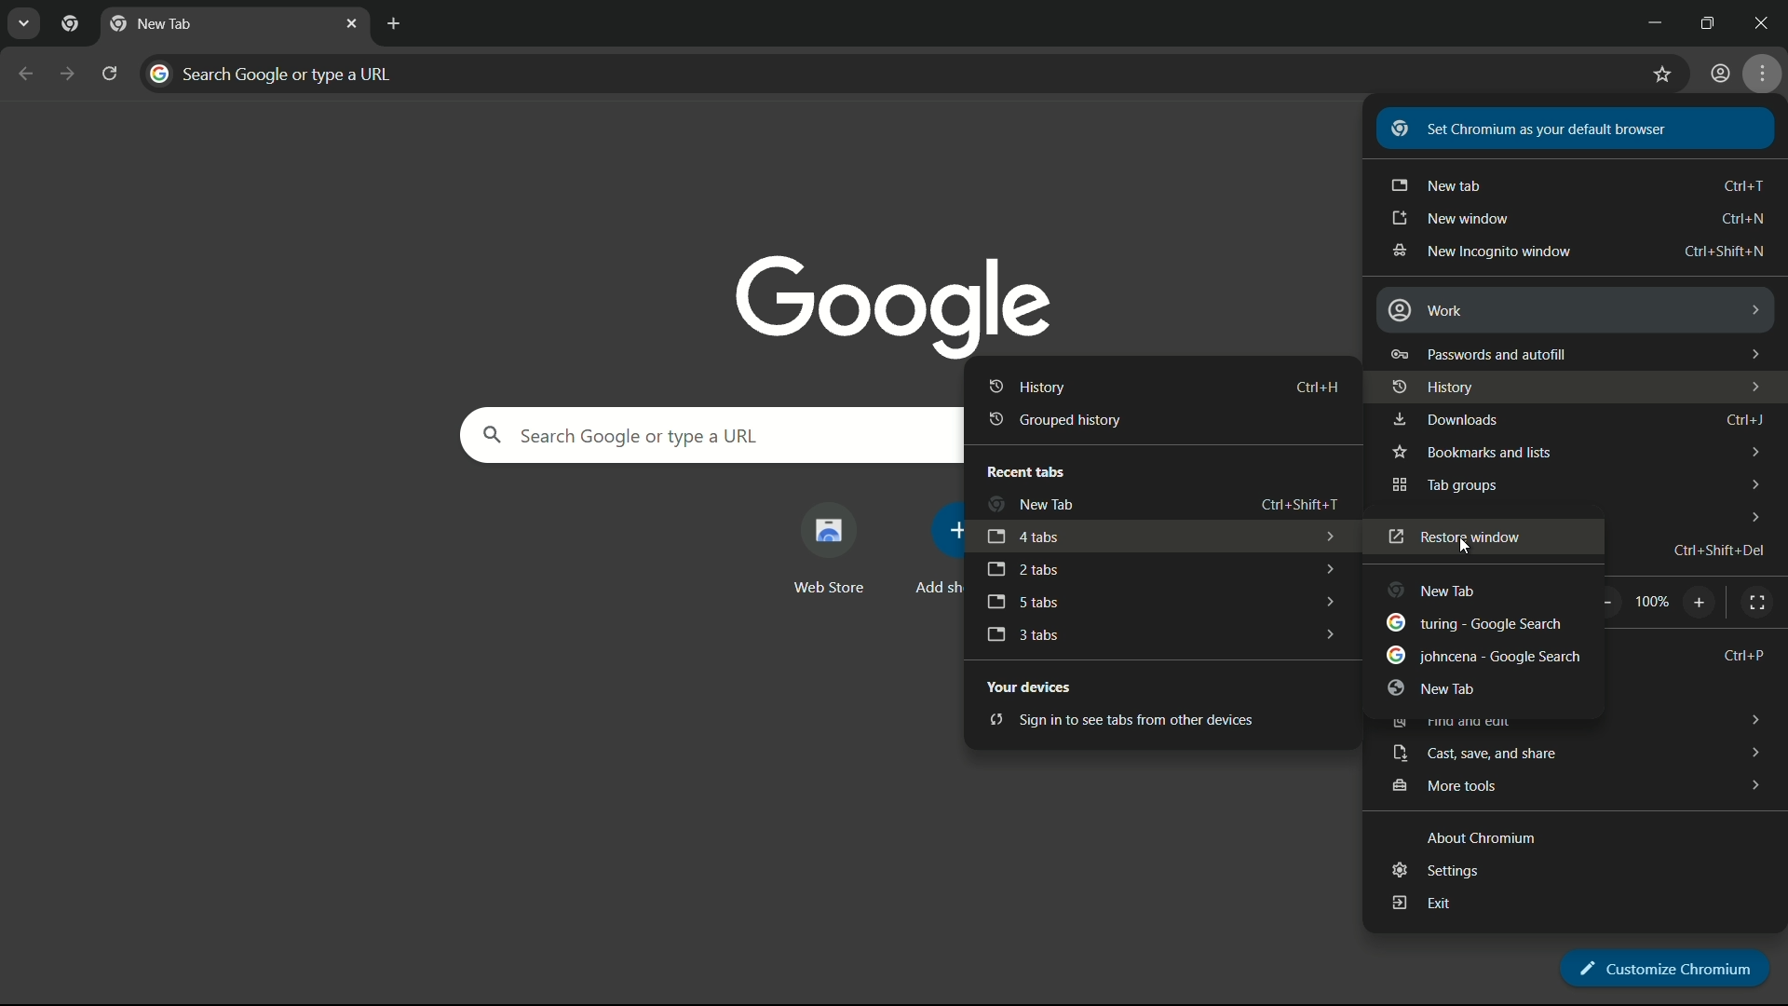 The image size is (1788, 1006). Describe the element at coordinates (1713, 20) in the screenshot. I see `maximize or restore` at that location.